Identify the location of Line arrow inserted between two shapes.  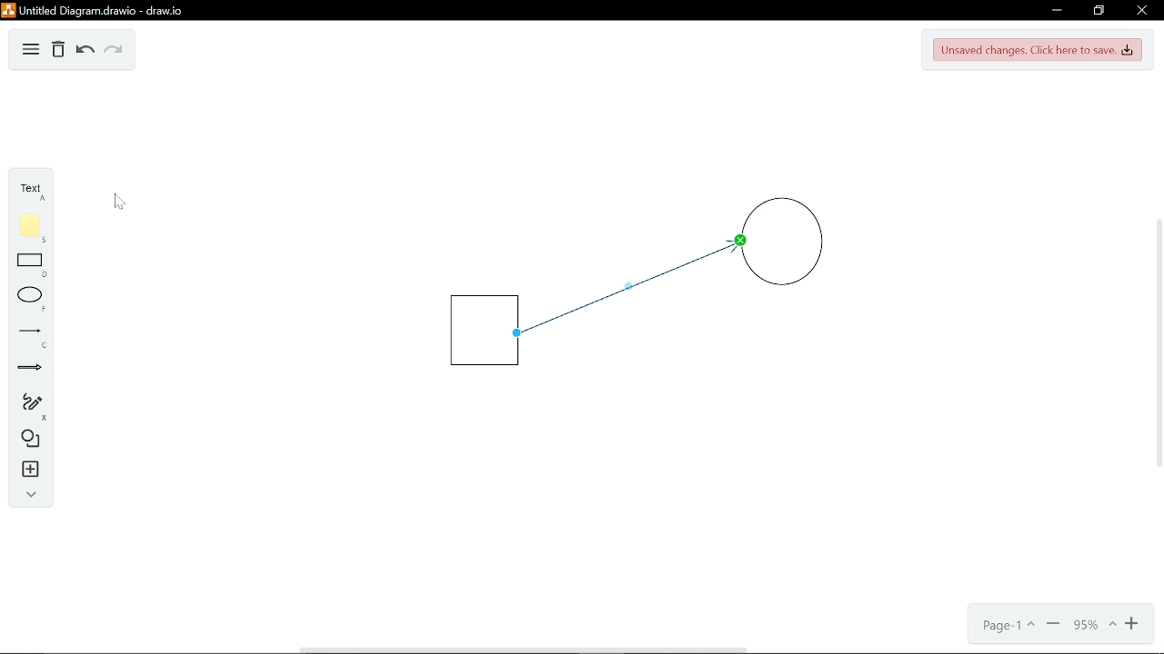
(633, 289).